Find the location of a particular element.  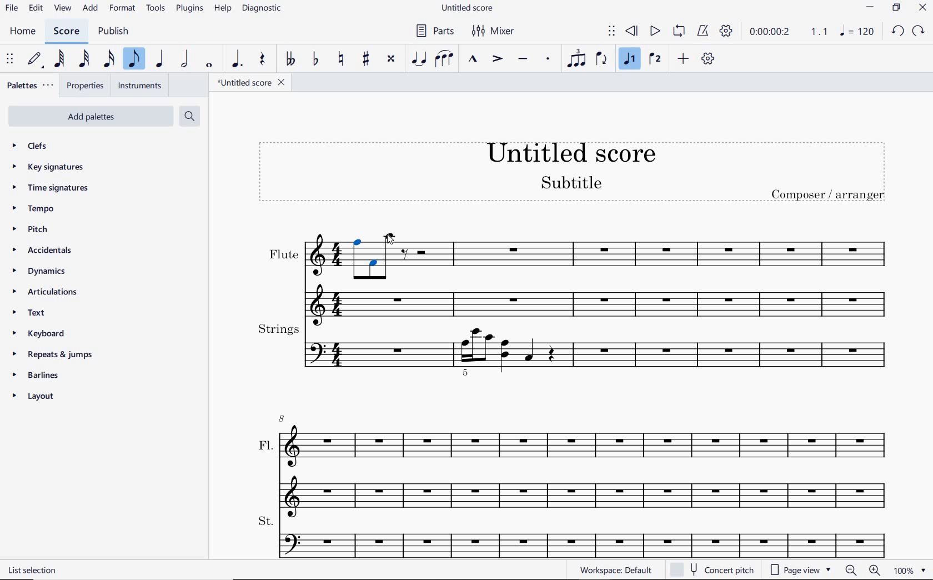

tempo is located at coordinates (34, 208).